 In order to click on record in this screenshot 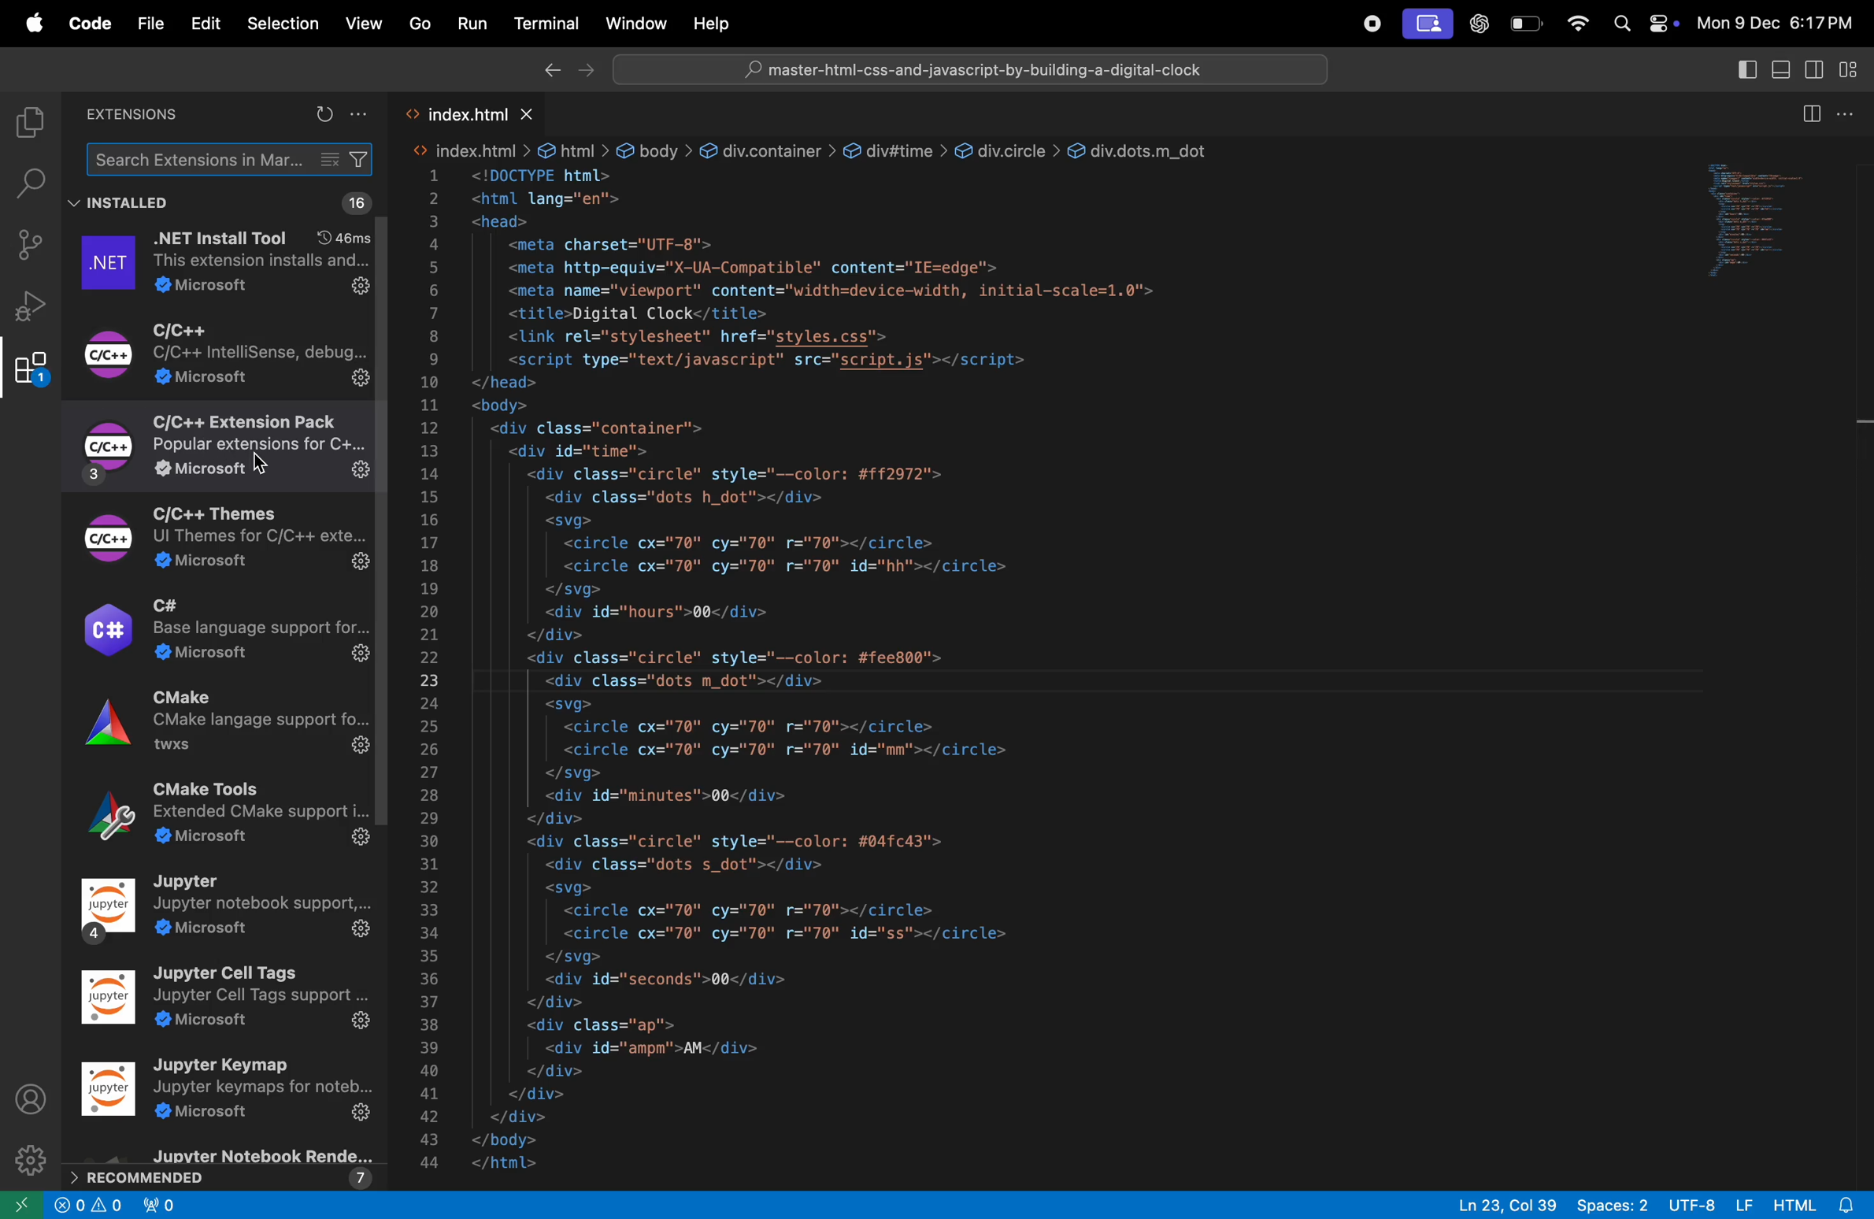, I will do `click(1364, 24)`.